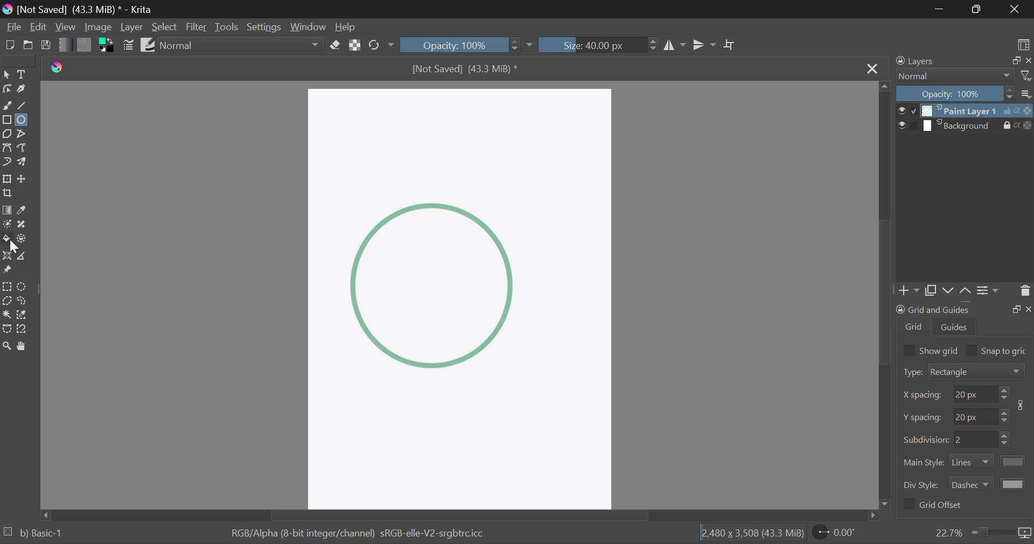 The width and height of the screenshot is (1034, 544). I want to click on Colorize Mask Tool, so click(7, 225).